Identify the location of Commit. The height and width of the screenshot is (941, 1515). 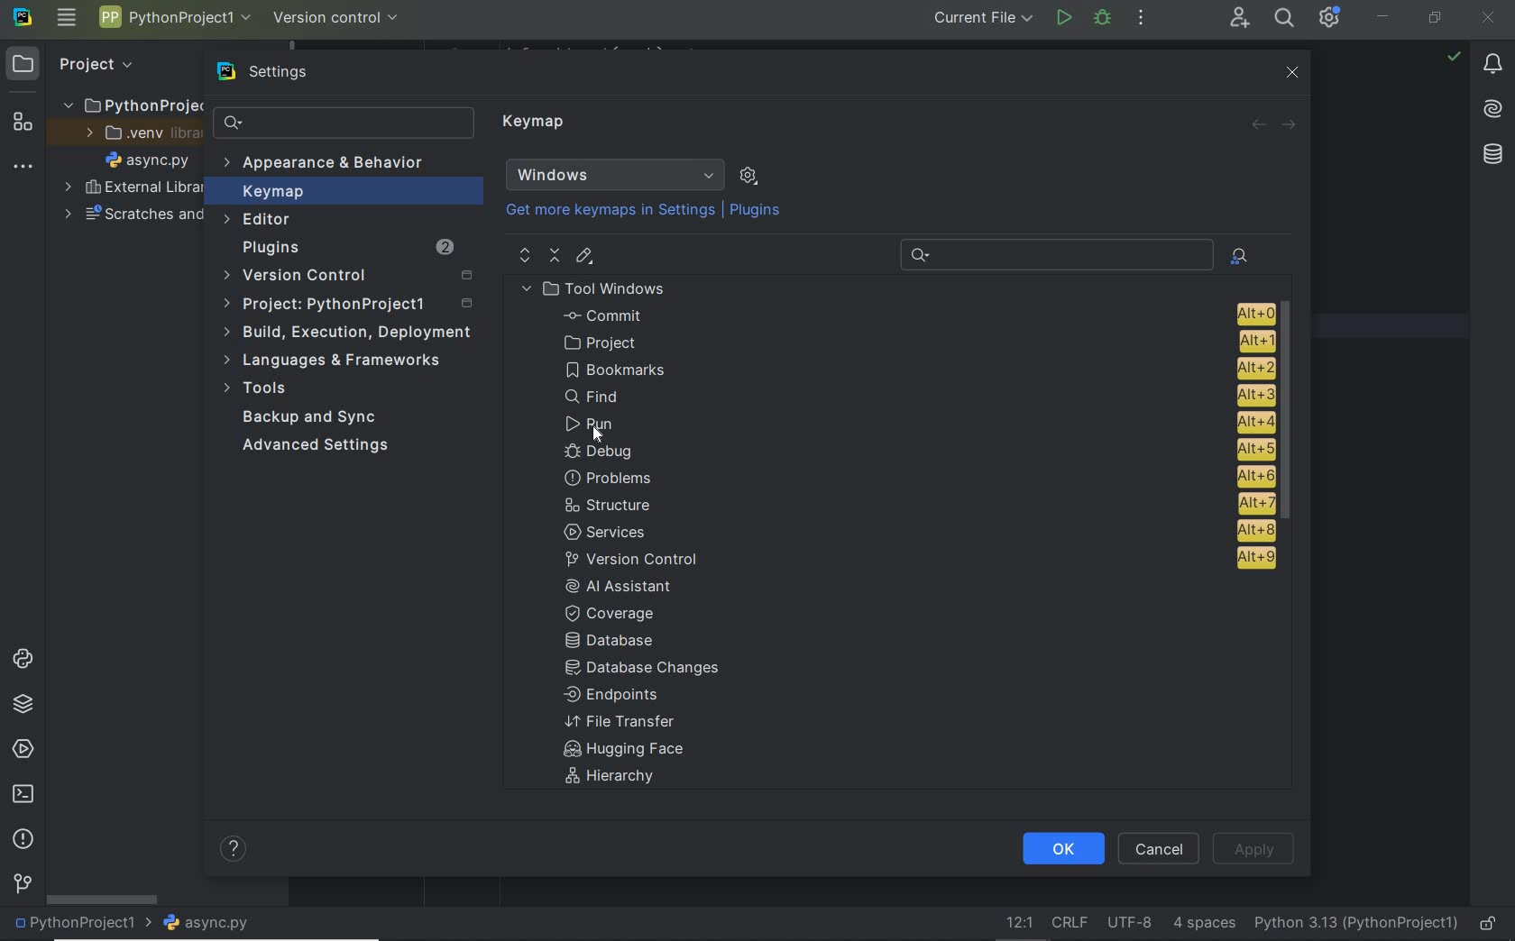
(915, 315).